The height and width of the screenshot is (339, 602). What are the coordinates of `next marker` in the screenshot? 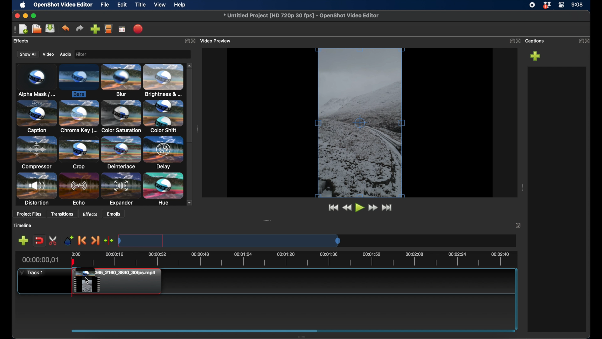 It's located at (95, 240).